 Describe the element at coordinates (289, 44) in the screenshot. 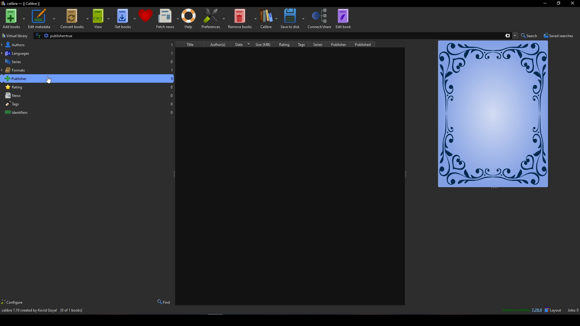

I see `Rating` at that location.